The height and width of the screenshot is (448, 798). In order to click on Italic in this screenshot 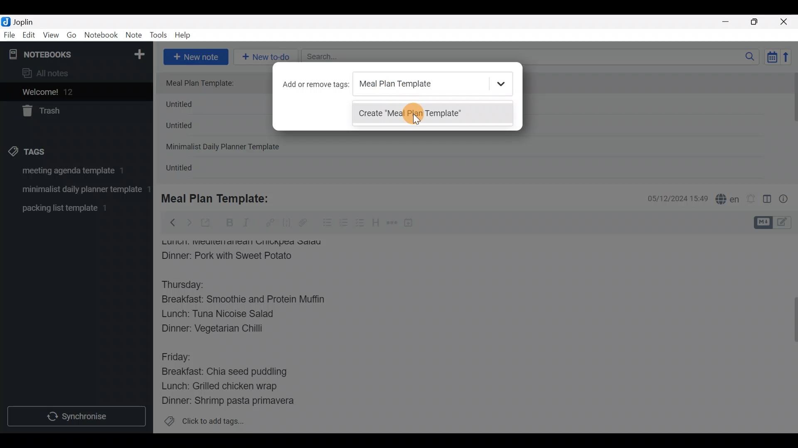, I will do `click(245, 224)`.